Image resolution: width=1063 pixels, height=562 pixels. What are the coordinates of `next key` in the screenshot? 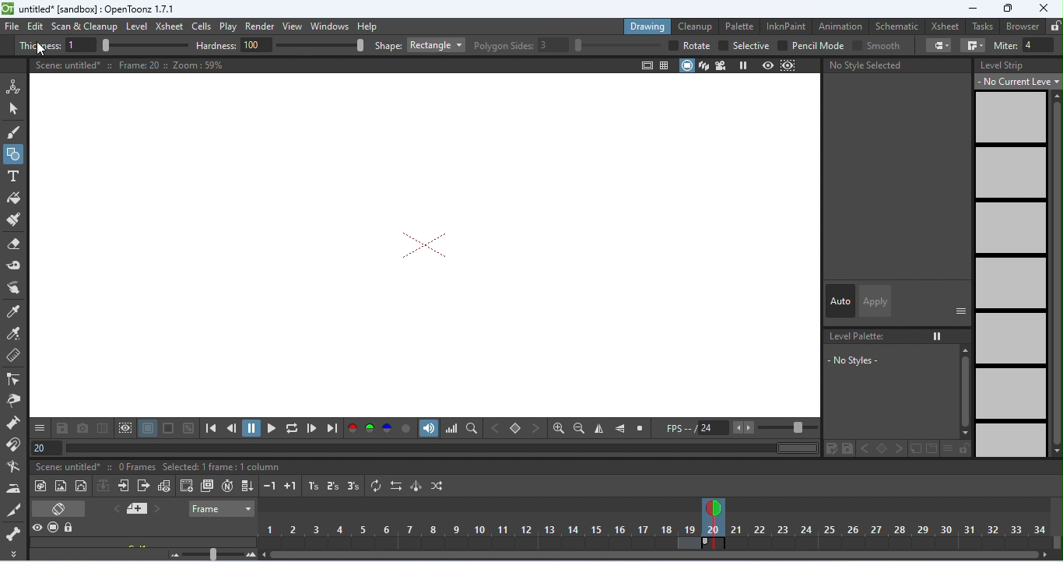 It's located at (535, 427).